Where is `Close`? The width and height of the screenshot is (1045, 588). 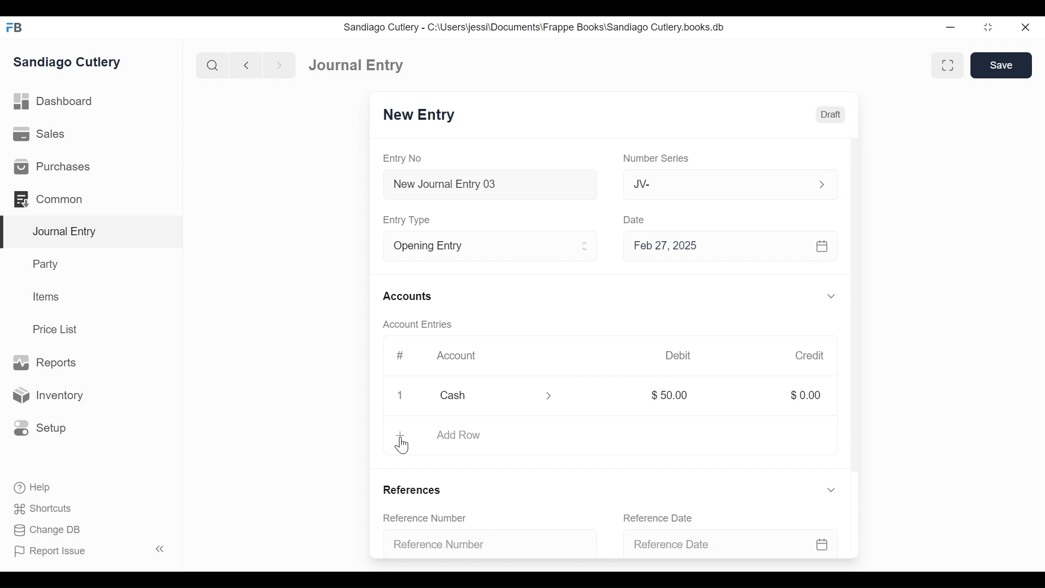 Close is located at coordinates (402, 395).